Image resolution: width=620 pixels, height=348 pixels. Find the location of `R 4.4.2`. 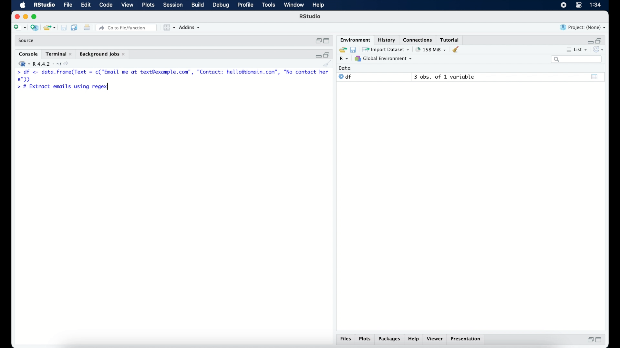

R 4.4.2 is located at coordinates (45, 64).